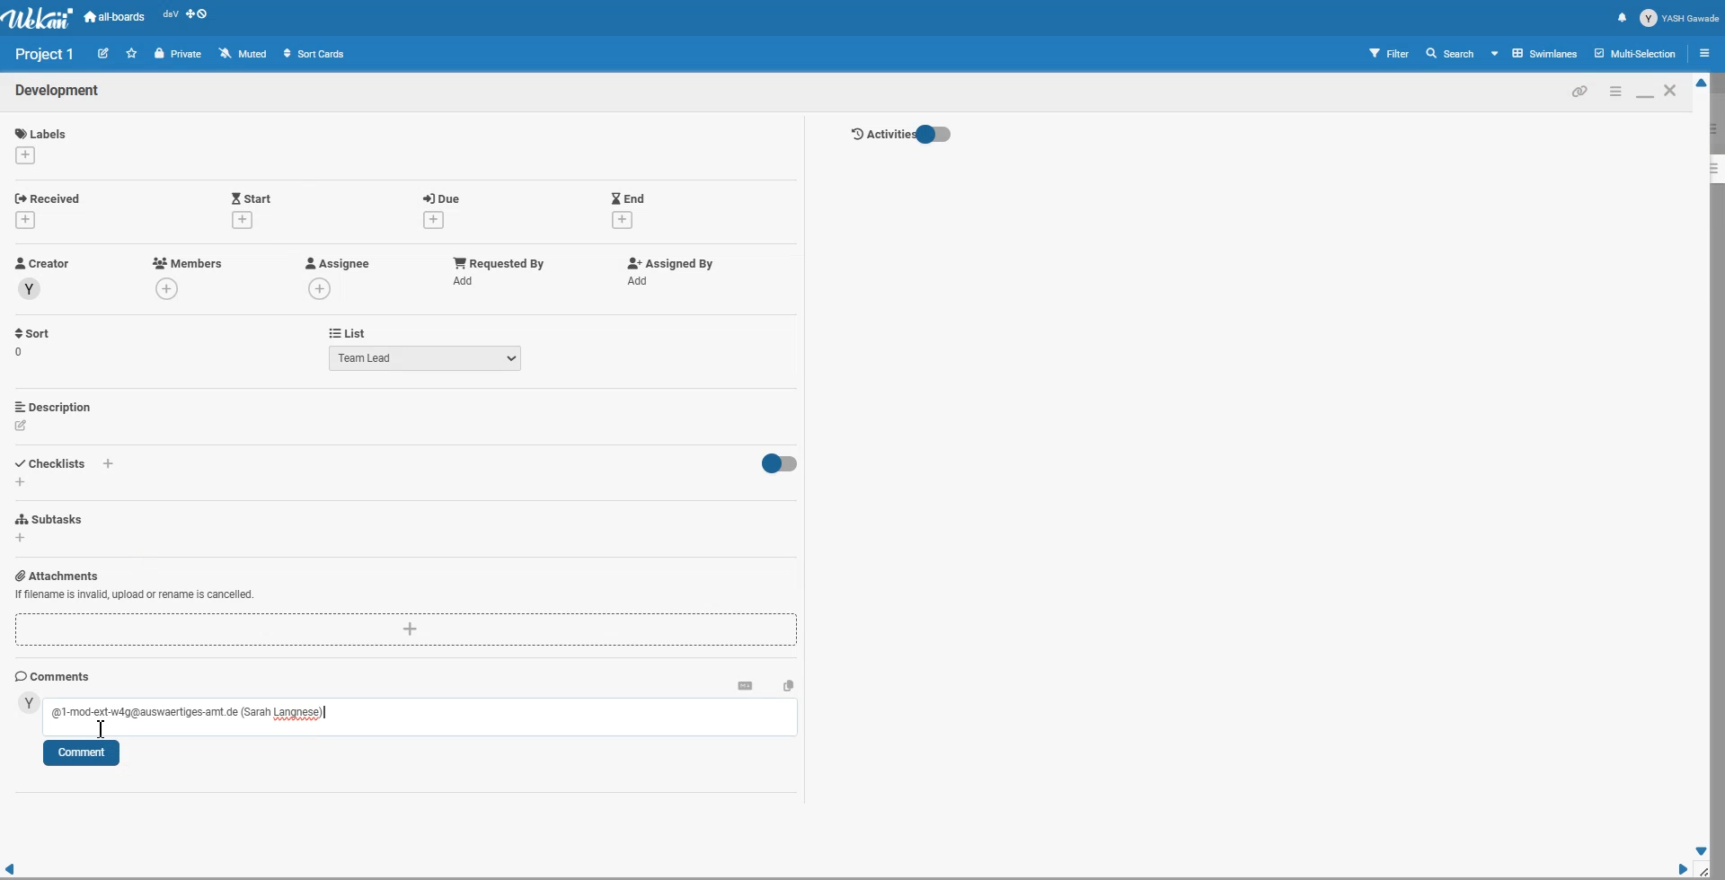 Image resolution: width=1725 pixels, height=880 pixels. Describe the element at coordinates (467, 280) in the screenshot. I see `add` at that location.